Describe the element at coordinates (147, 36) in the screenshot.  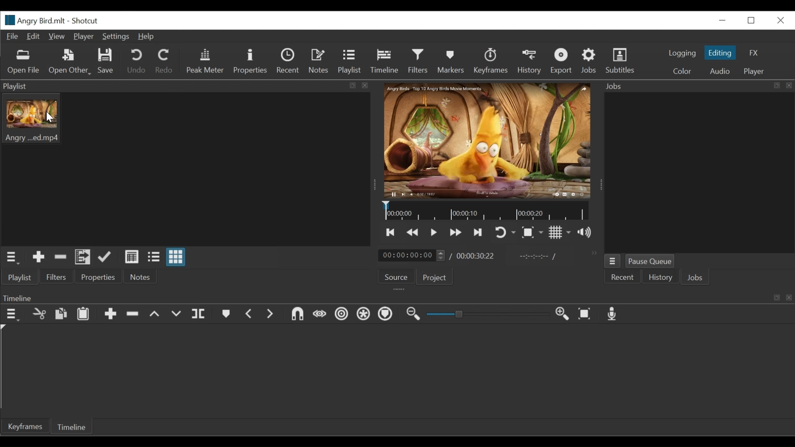
I see `Help` at that location.